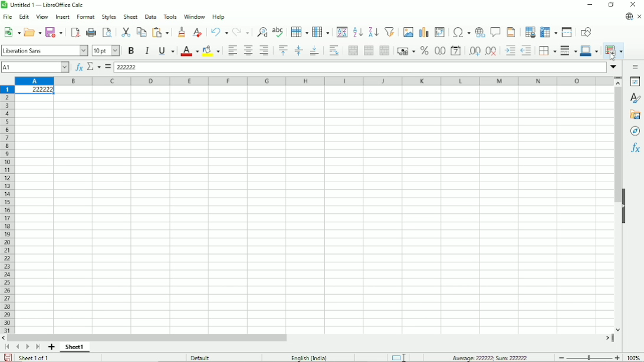 The image size is (644, 362). What do you see at coordinates (75, 347) in the screenshot?
I see `Sheet 1` at bounding box center [75, 347].